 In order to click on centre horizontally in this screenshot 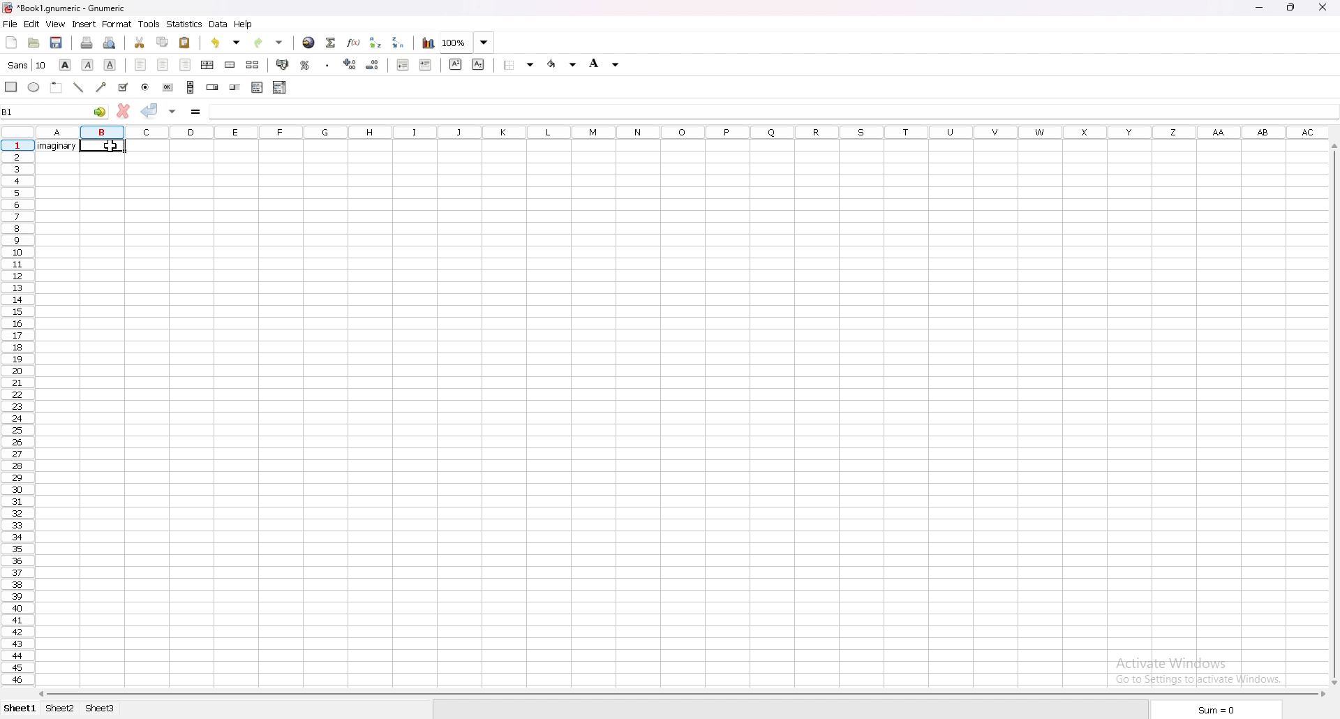, I will do `click(208, 65)`.